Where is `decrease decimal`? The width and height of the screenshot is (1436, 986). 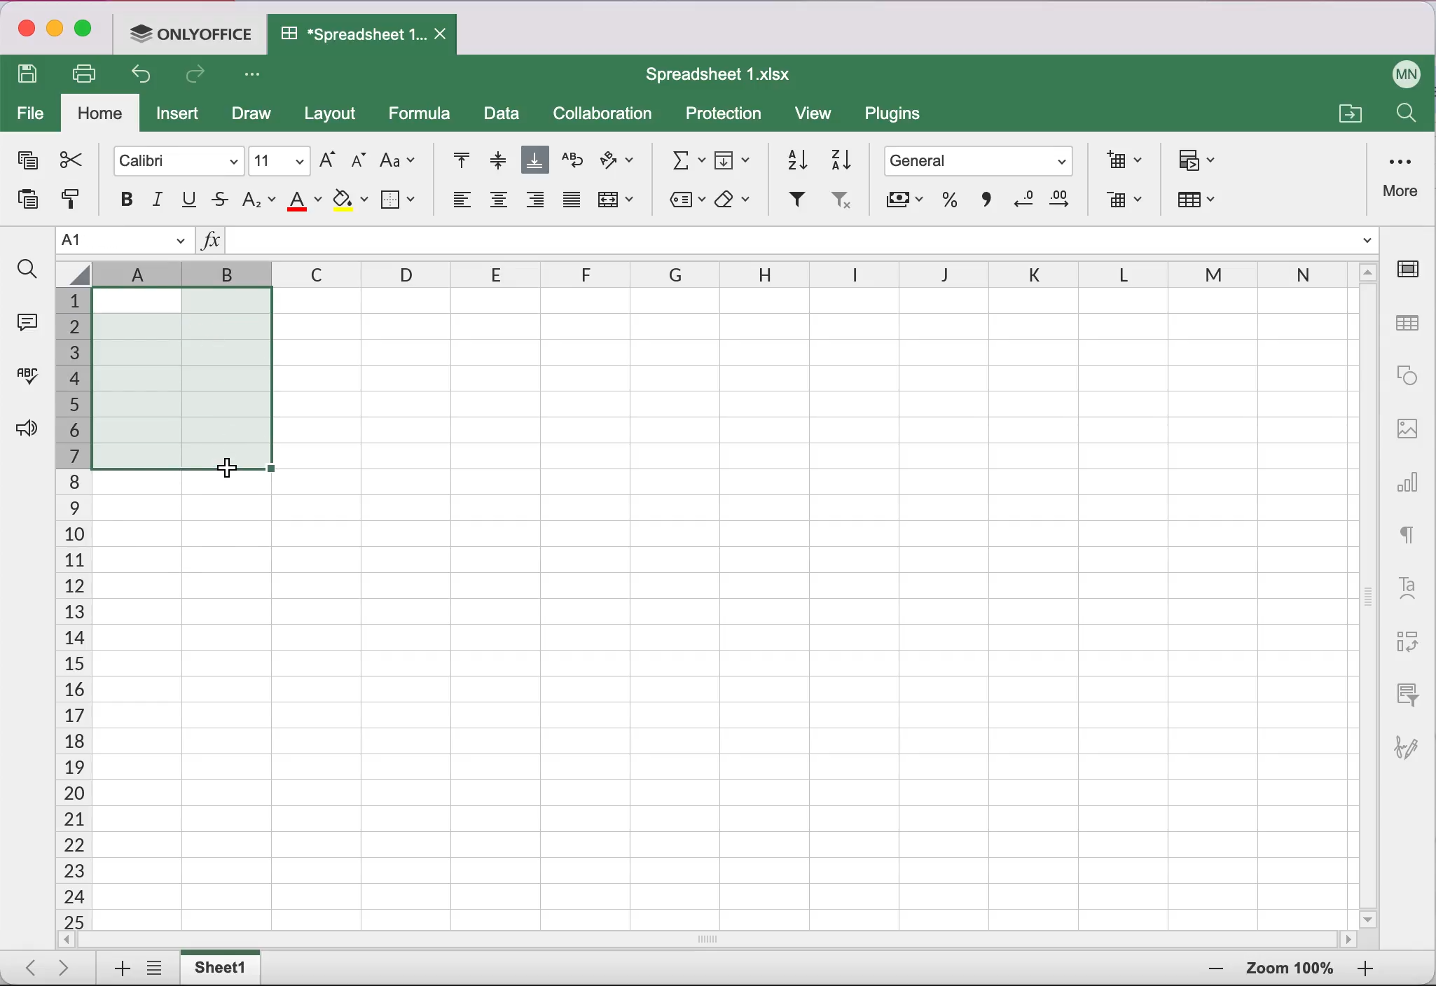 decrease decimal is located at coordinates (1021, 202).